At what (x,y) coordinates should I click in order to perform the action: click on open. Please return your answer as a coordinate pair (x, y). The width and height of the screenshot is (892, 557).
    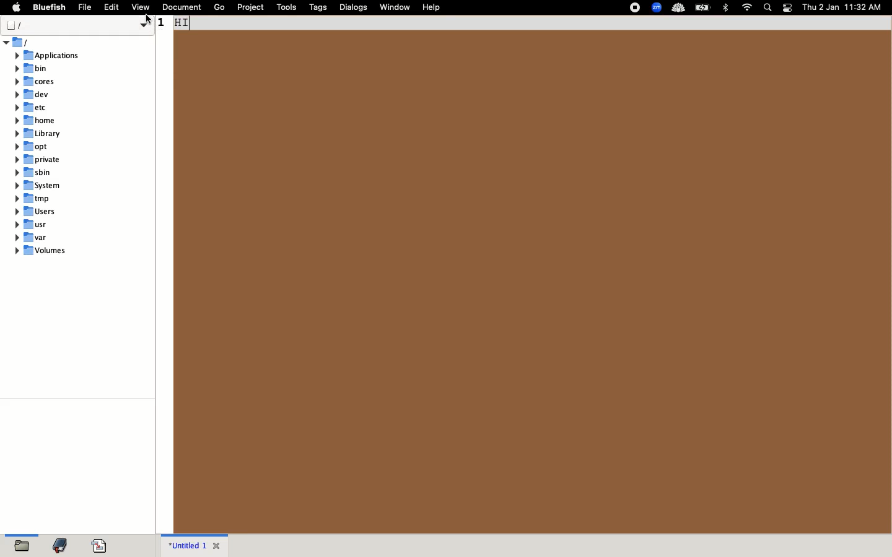
    Looking at the image, I should click on (23, 545).